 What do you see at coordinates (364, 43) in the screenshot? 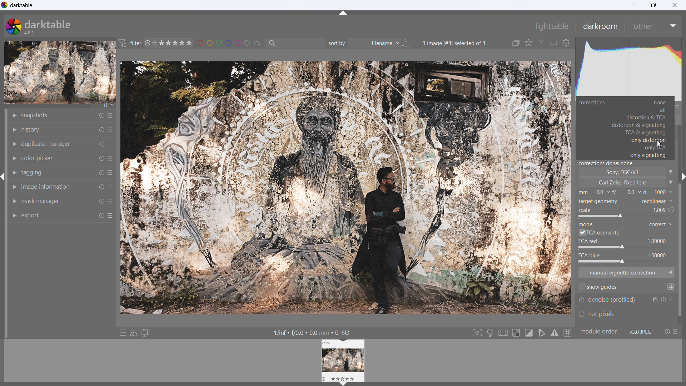
I see `sort by` at bounding box center [364, 43].